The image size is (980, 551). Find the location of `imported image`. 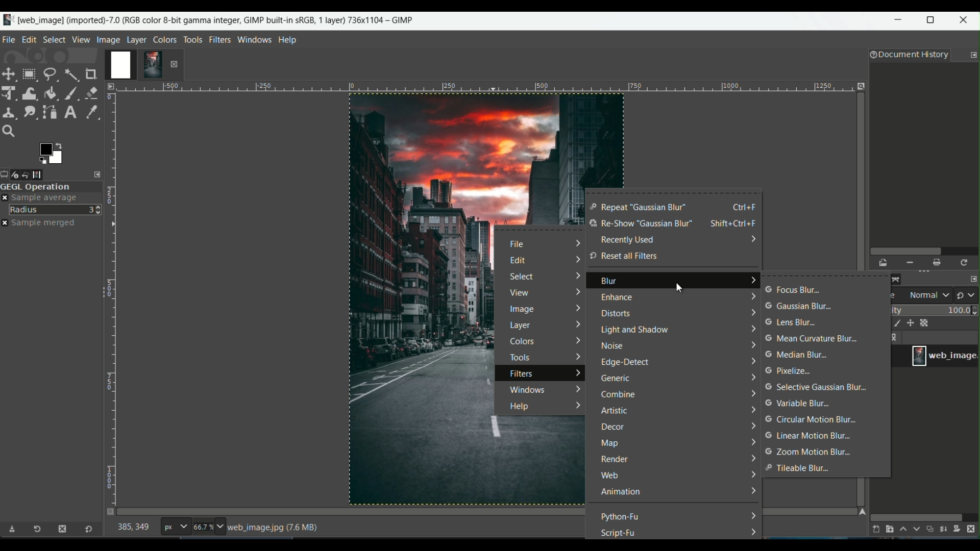

imported image is located at coordinates (135, 65).